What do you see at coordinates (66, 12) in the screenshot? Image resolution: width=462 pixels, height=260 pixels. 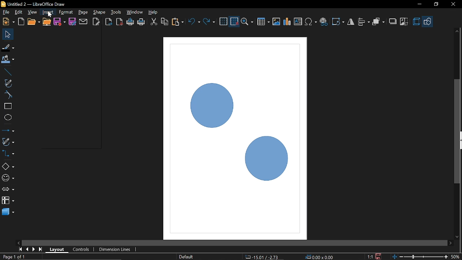 I see `Format` at bounding box center [66, 12].